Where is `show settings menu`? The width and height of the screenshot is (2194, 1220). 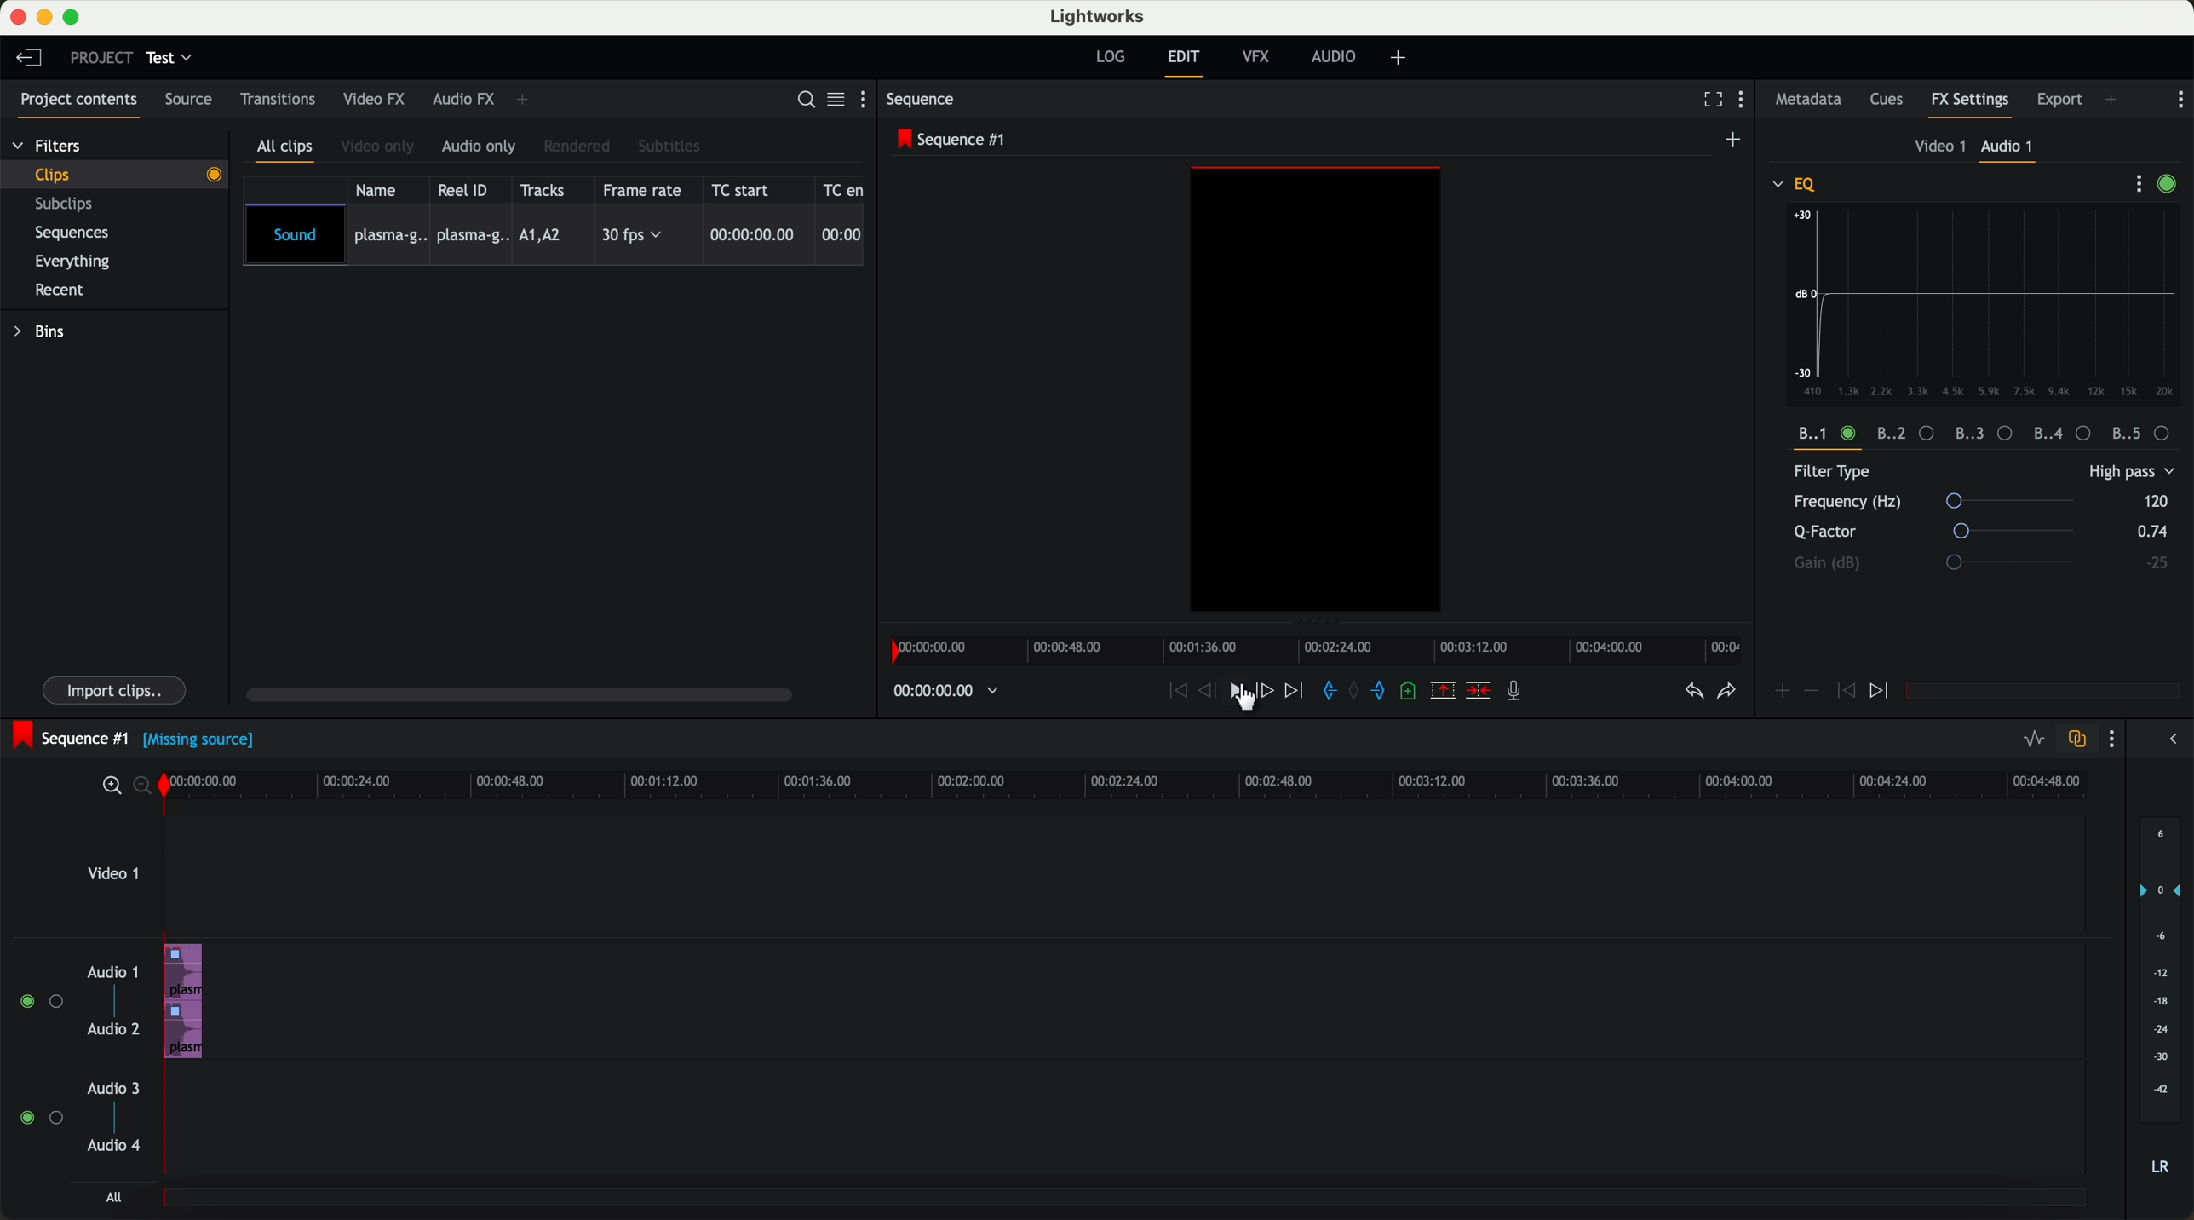
show settings menu is located at coordinates (1748, 102).